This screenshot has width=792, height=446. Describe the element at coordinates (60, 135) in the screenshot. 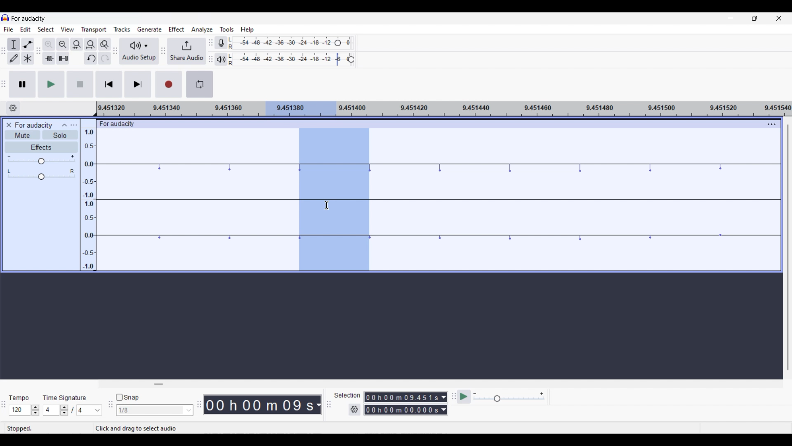

I see `Solo` at that location.